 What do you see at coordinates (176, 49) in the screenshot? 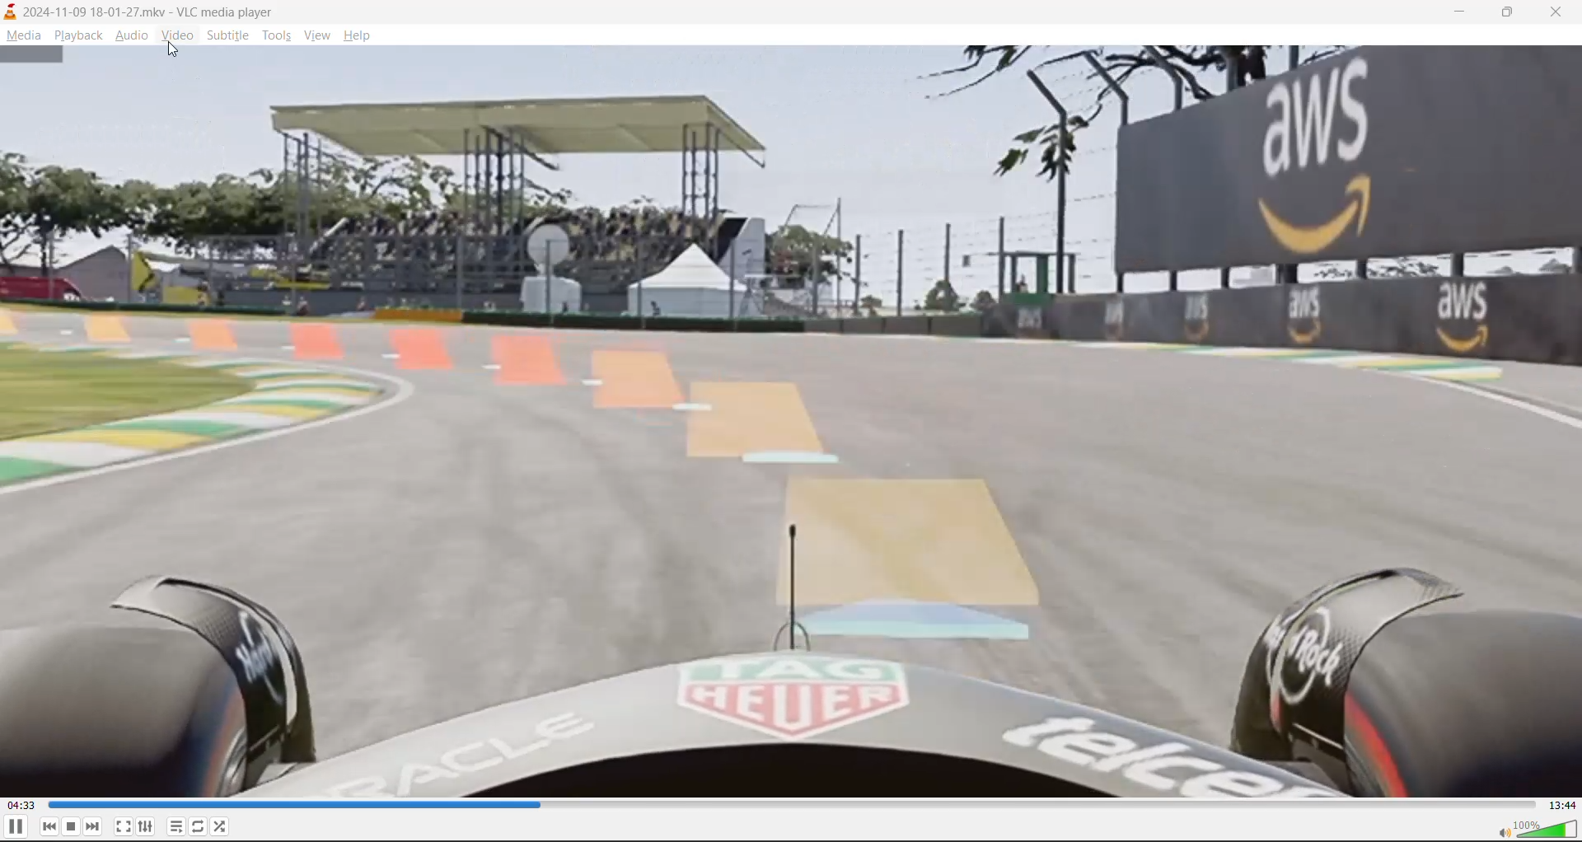
I see `cursor` at bounding box center [176, 49].